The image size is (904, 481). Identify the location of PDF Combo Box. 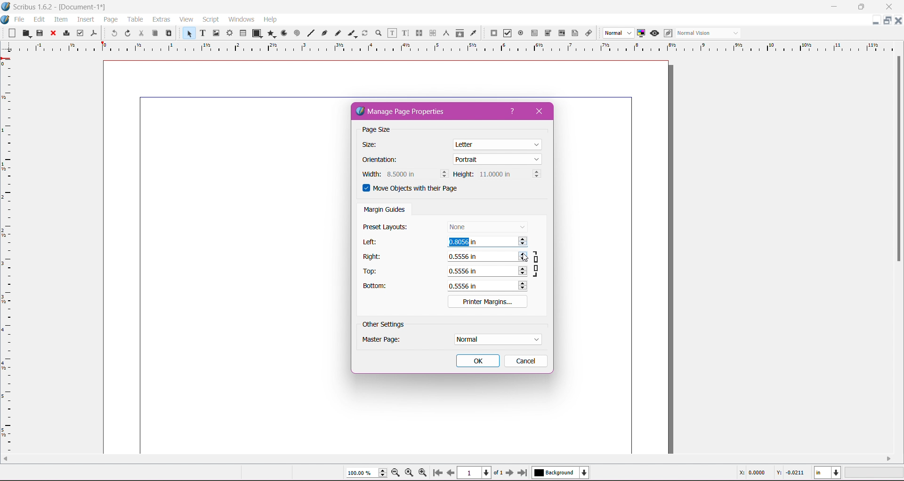
(549, 33).